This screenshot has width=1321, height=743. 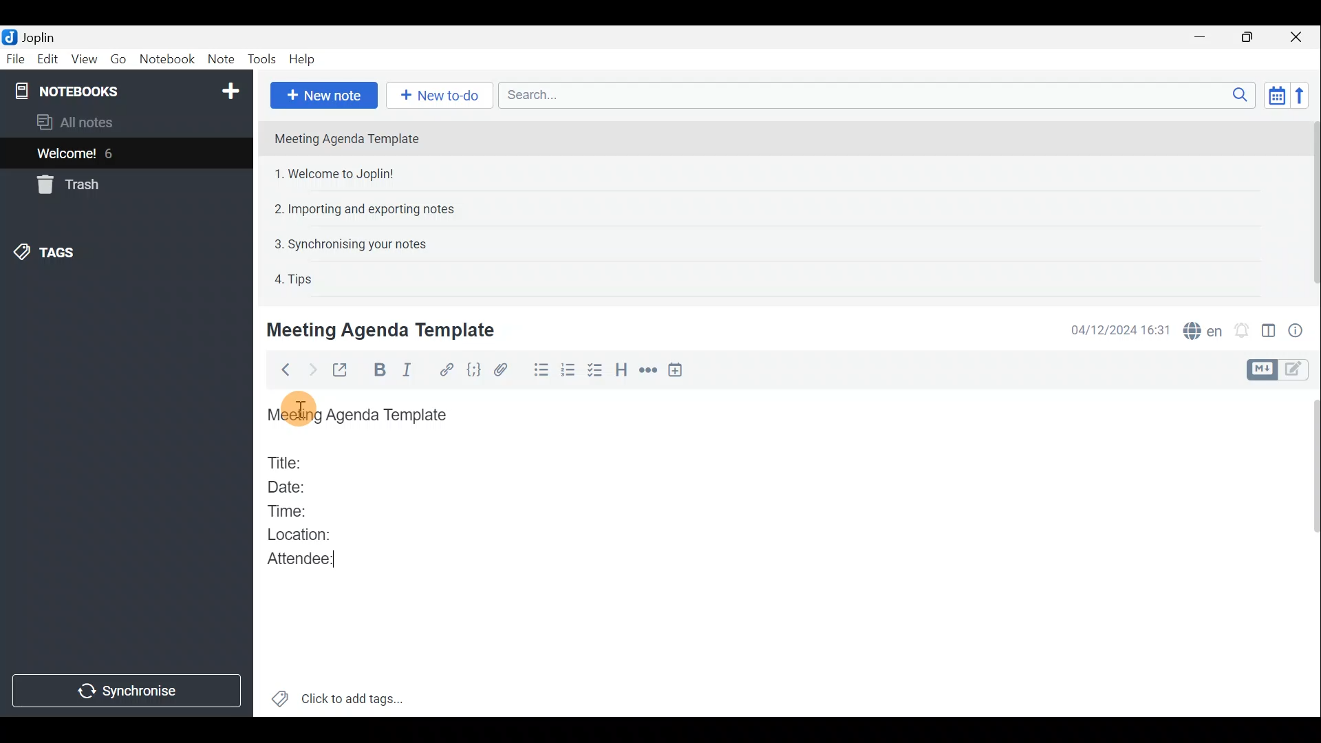 I want to click on Toggle editor layout, so click(x=1269, y=333).